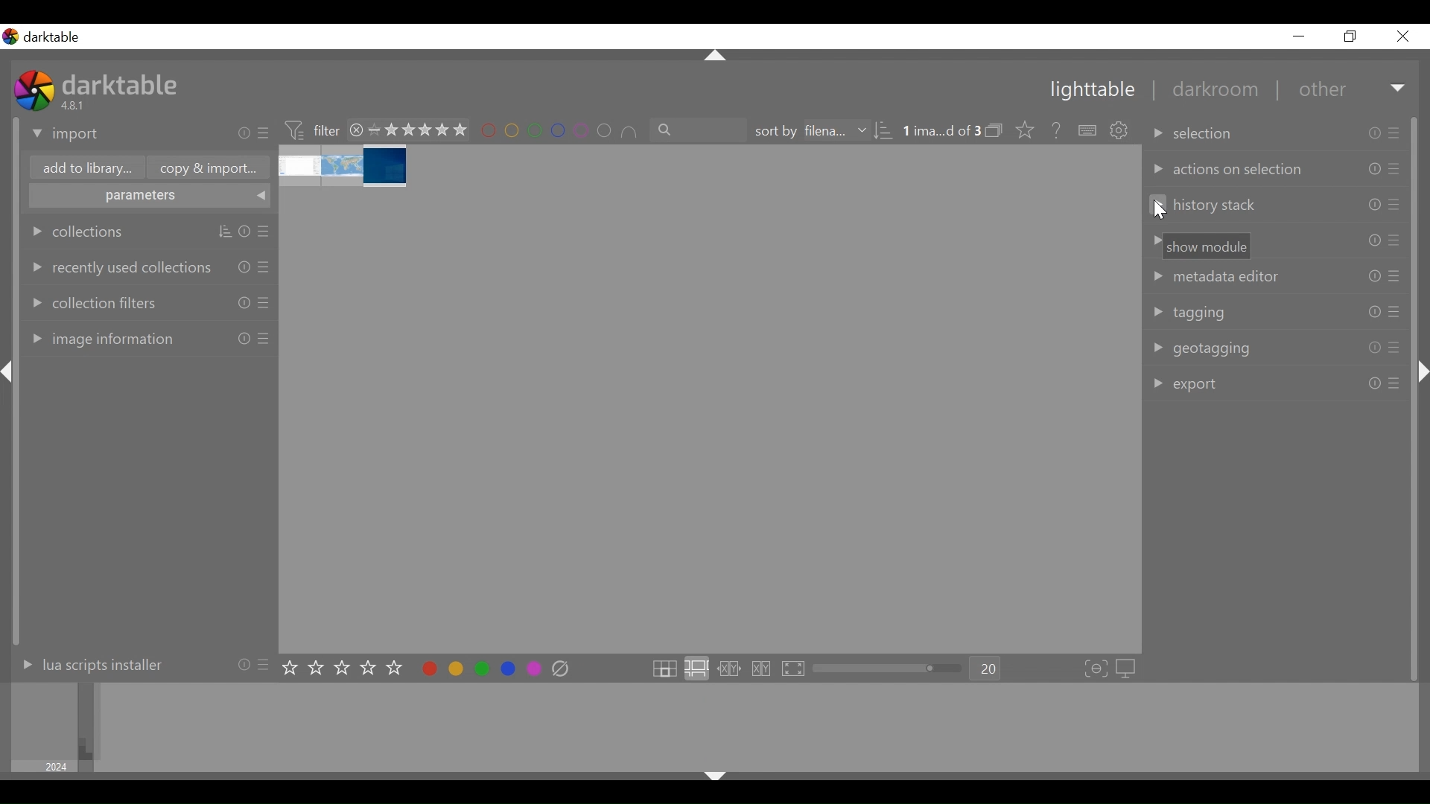  Describe the element at coordinates (699, 130) in the screenshot. I see `filter by text` at that location.